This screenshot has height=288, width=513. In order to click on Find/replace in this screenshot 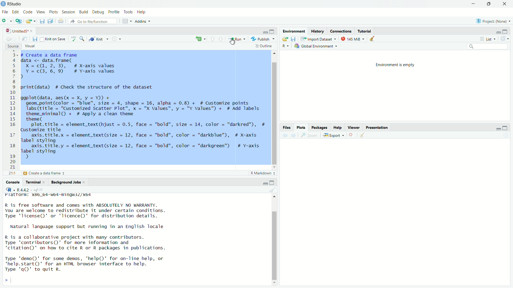, I will do `click(83, 39)`.